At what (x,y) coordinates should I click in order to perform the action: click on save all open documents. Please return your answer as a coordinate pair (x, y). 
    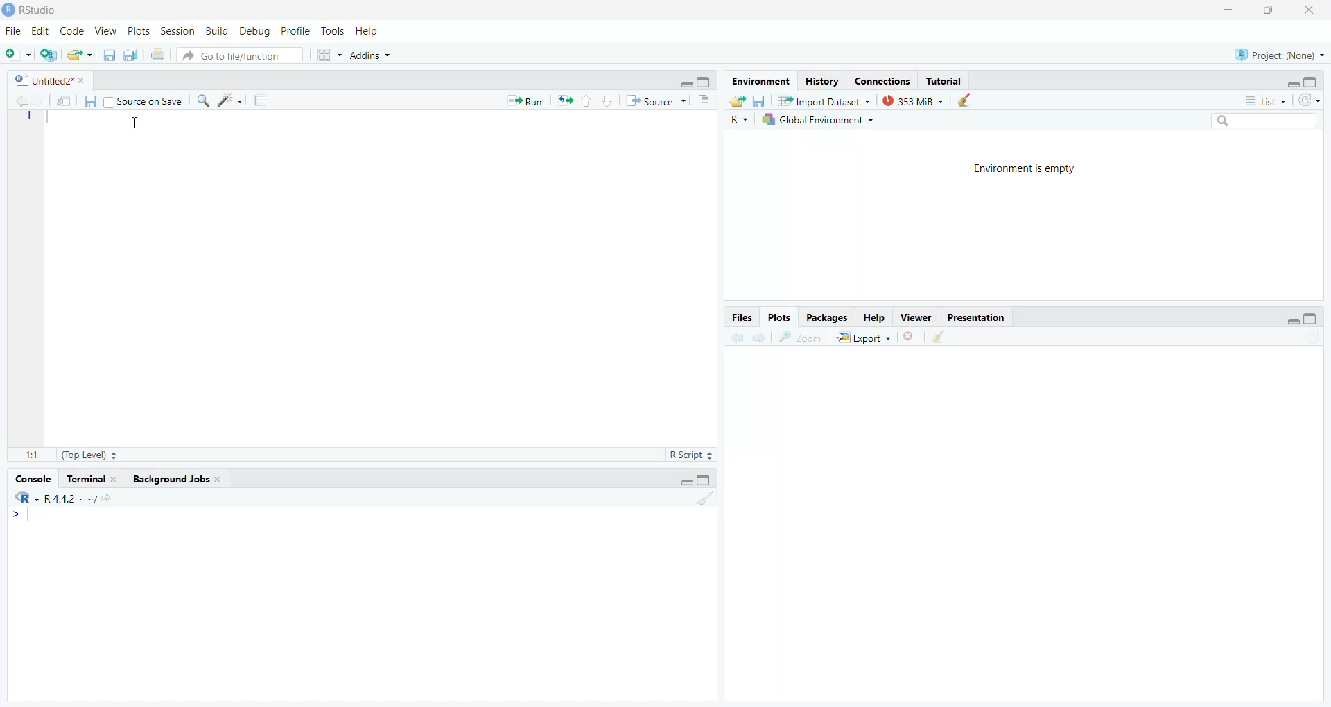
    Looking at the image, I should click on (130, 55).